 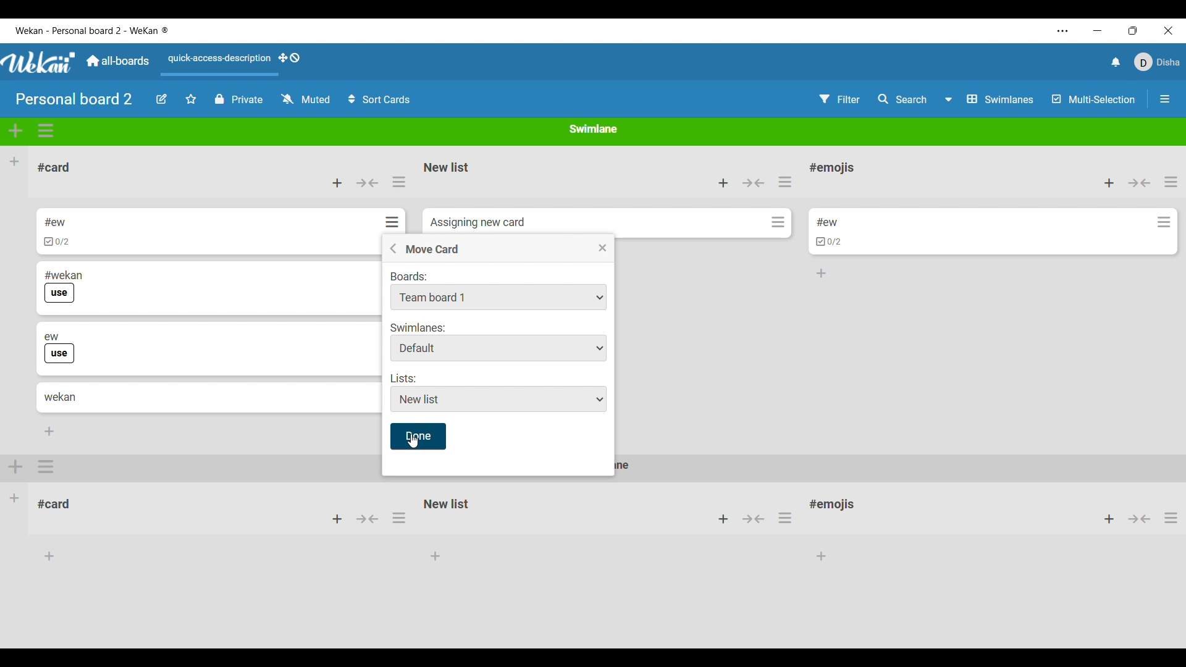 What do you see at coordinates (14, 161) in the screenshot?
I see `Add list` at bounding box center [14, 161].